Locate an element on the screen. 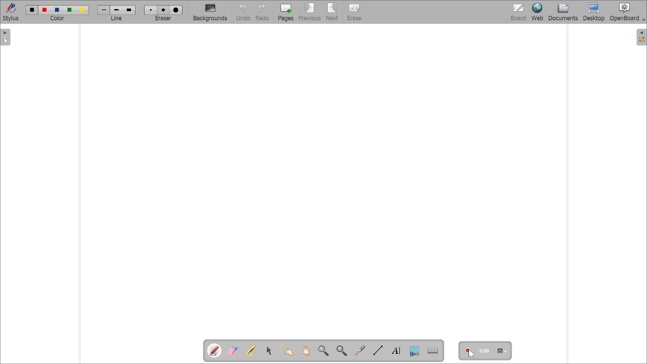  Annotate document is located at coordinates (214, 351).